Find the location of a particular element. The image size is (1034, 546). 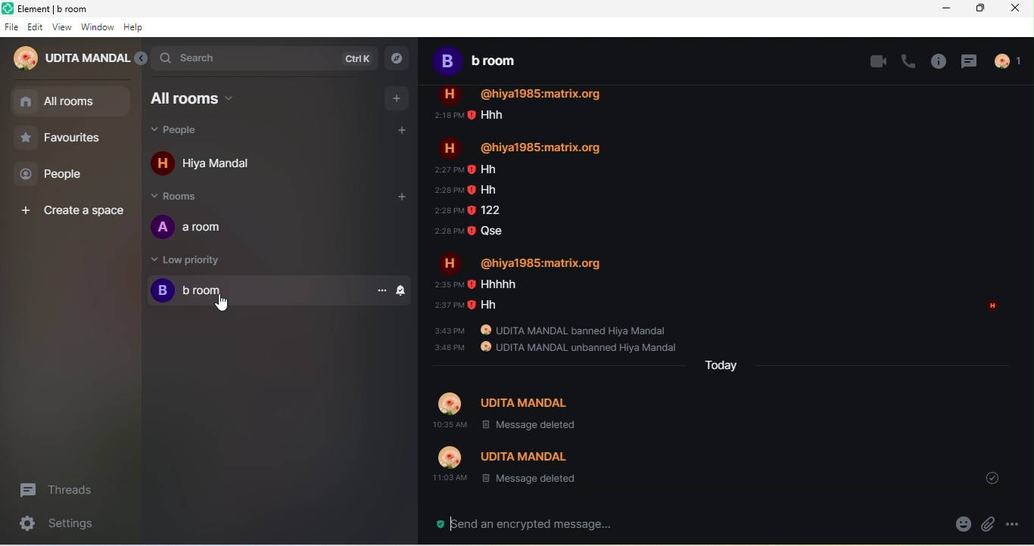

threads is located at coordinates (971, 60).